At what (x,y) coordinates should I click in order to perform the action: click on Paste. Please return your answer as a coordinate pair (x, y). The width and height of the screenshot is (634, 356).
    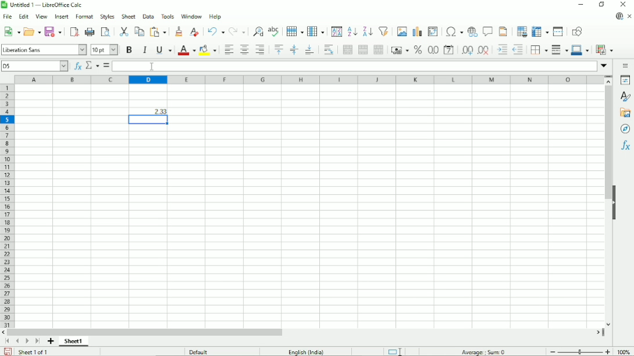
    Looking at the image, I should click on (158, 31).